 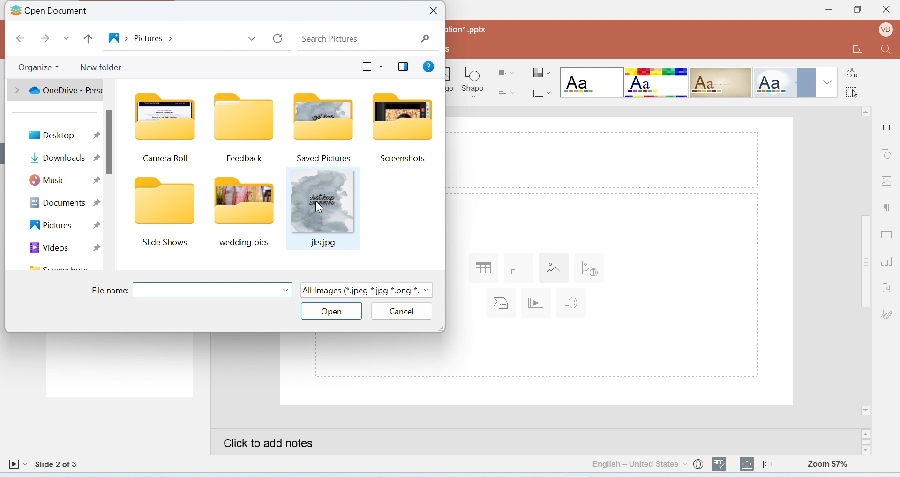 What do you see at coordinates (885, 12) in the screenshot?
I see `Close` at bounding box center [885, 12].